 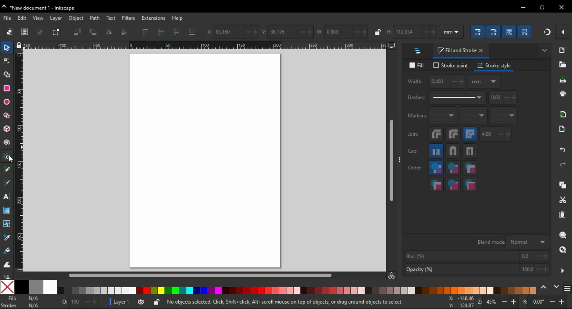 I want to click on color tone pallete, so click(x=391, y=290).